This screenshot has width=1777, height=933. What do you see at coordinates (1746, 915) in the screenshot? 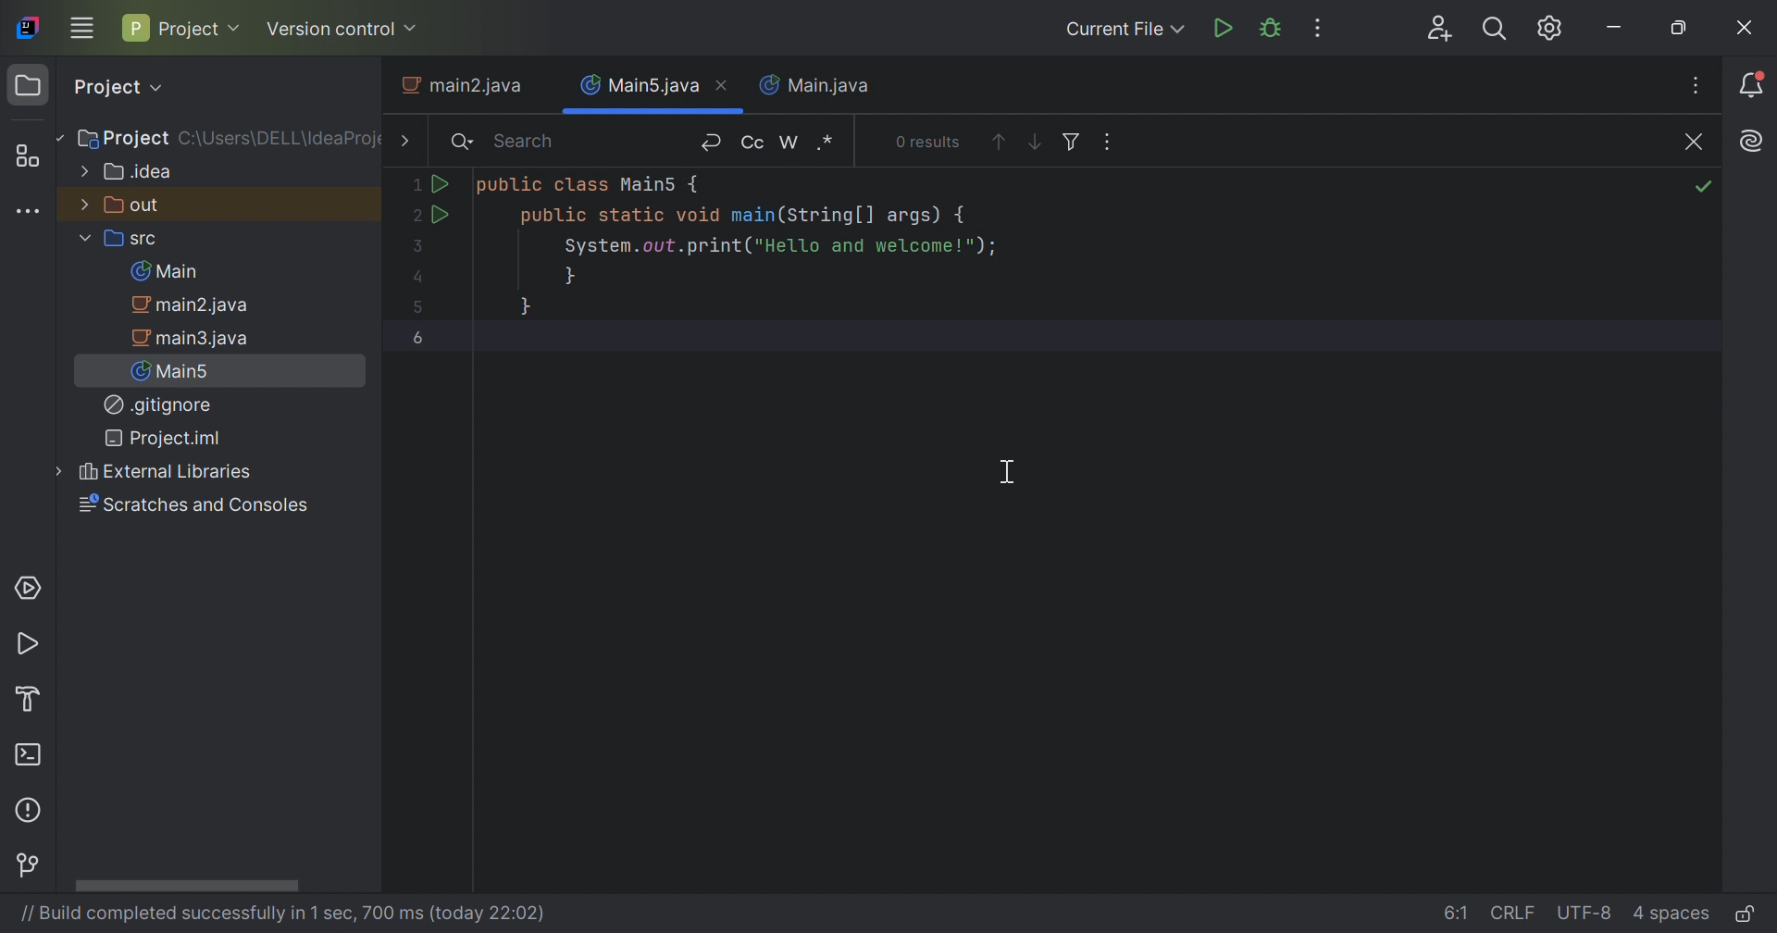
I see `Make file read-only` at bounding box center [1746, 915].